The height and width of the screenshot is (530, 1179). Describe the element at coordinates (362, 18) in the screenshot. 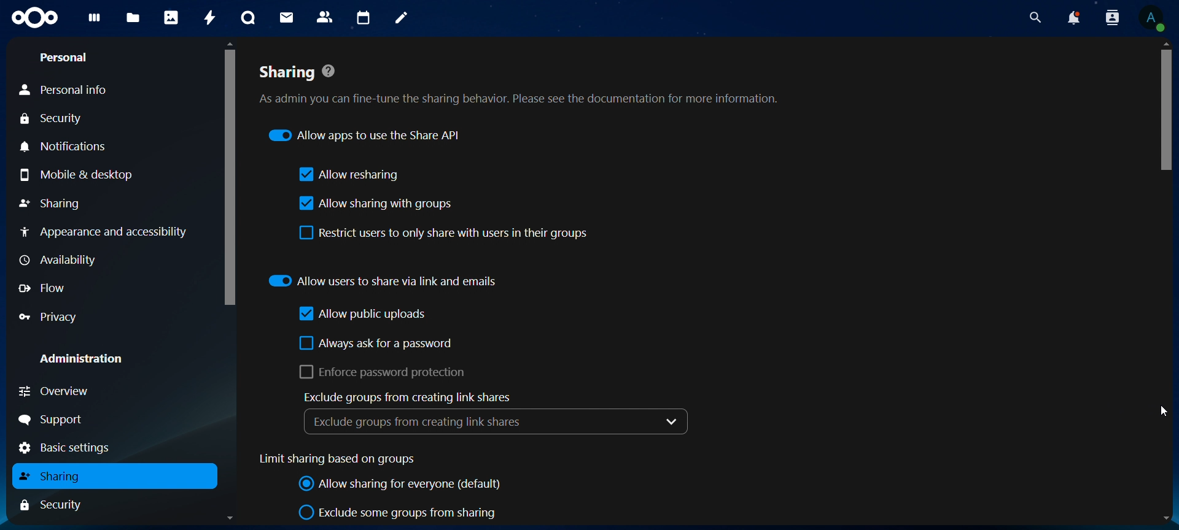

I see `calendar` at that location.